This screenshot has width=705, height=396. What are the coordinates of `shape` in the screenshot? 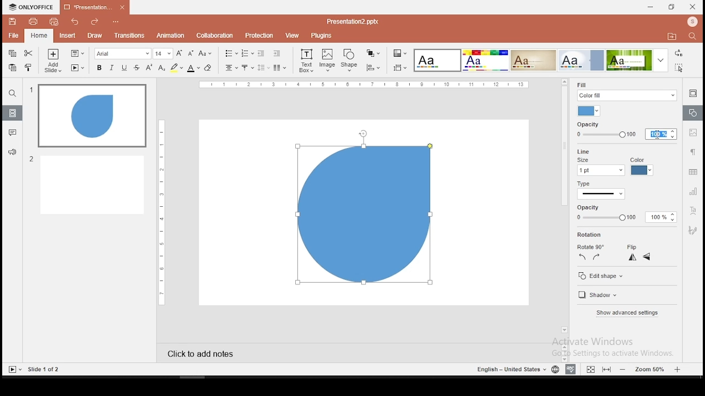 It's located at (365, 218).